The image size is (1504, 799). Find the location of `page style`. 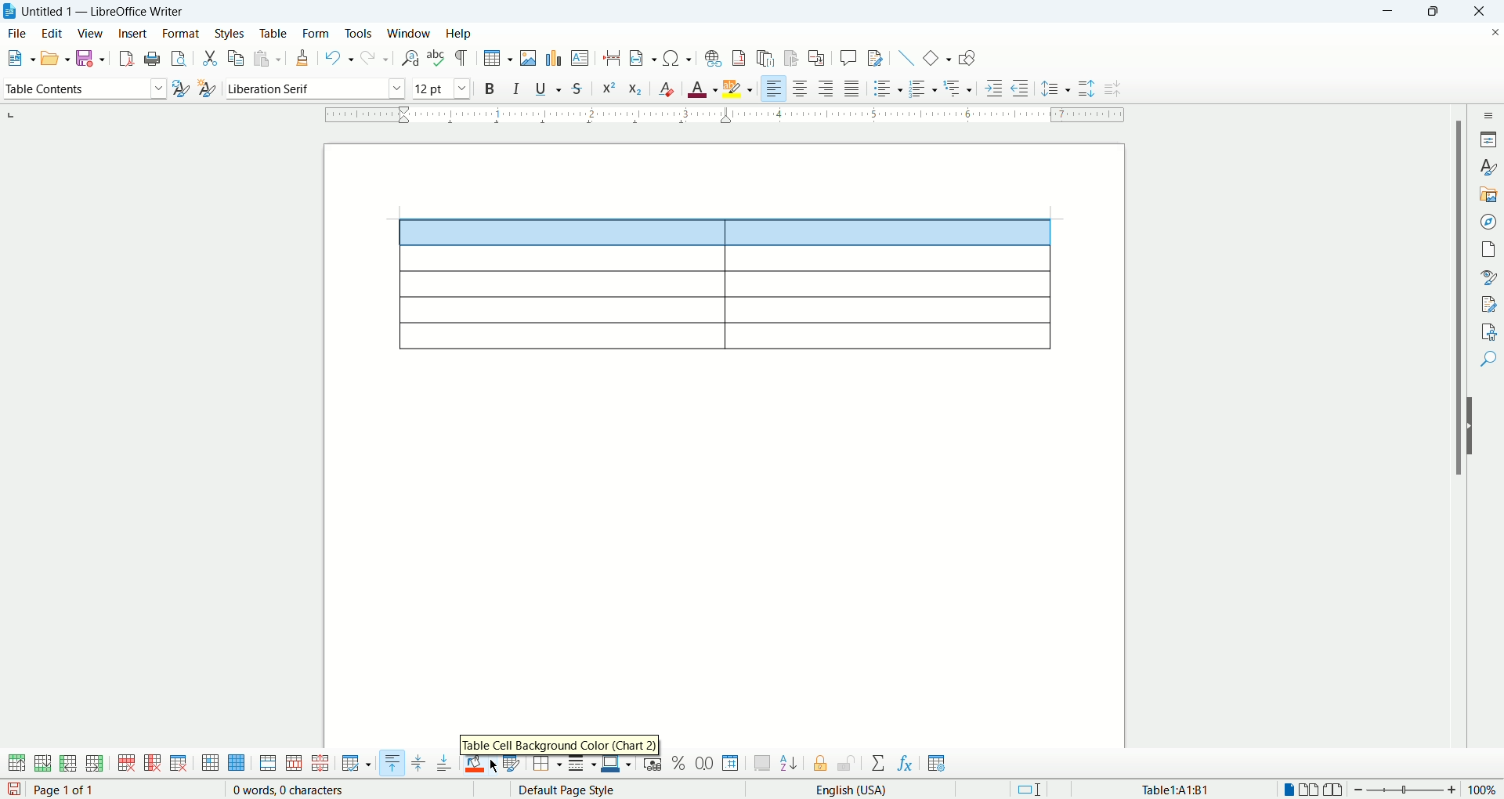

page style is located at coordinates (608, 790).